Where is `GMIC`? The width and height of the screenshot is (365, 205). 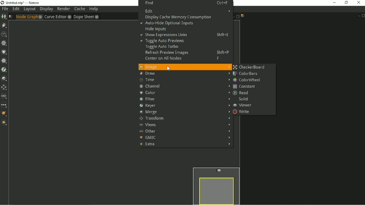 GMIC is located at coordinates (184, 138).